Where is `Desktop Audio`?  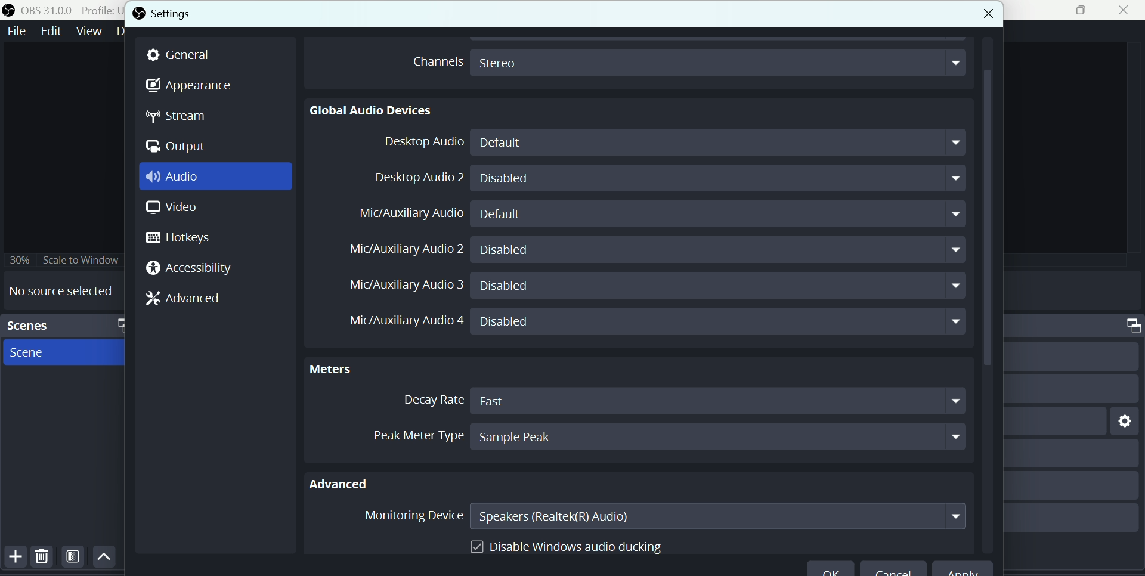
Desktop Audio is located at coordinates (419, 143).